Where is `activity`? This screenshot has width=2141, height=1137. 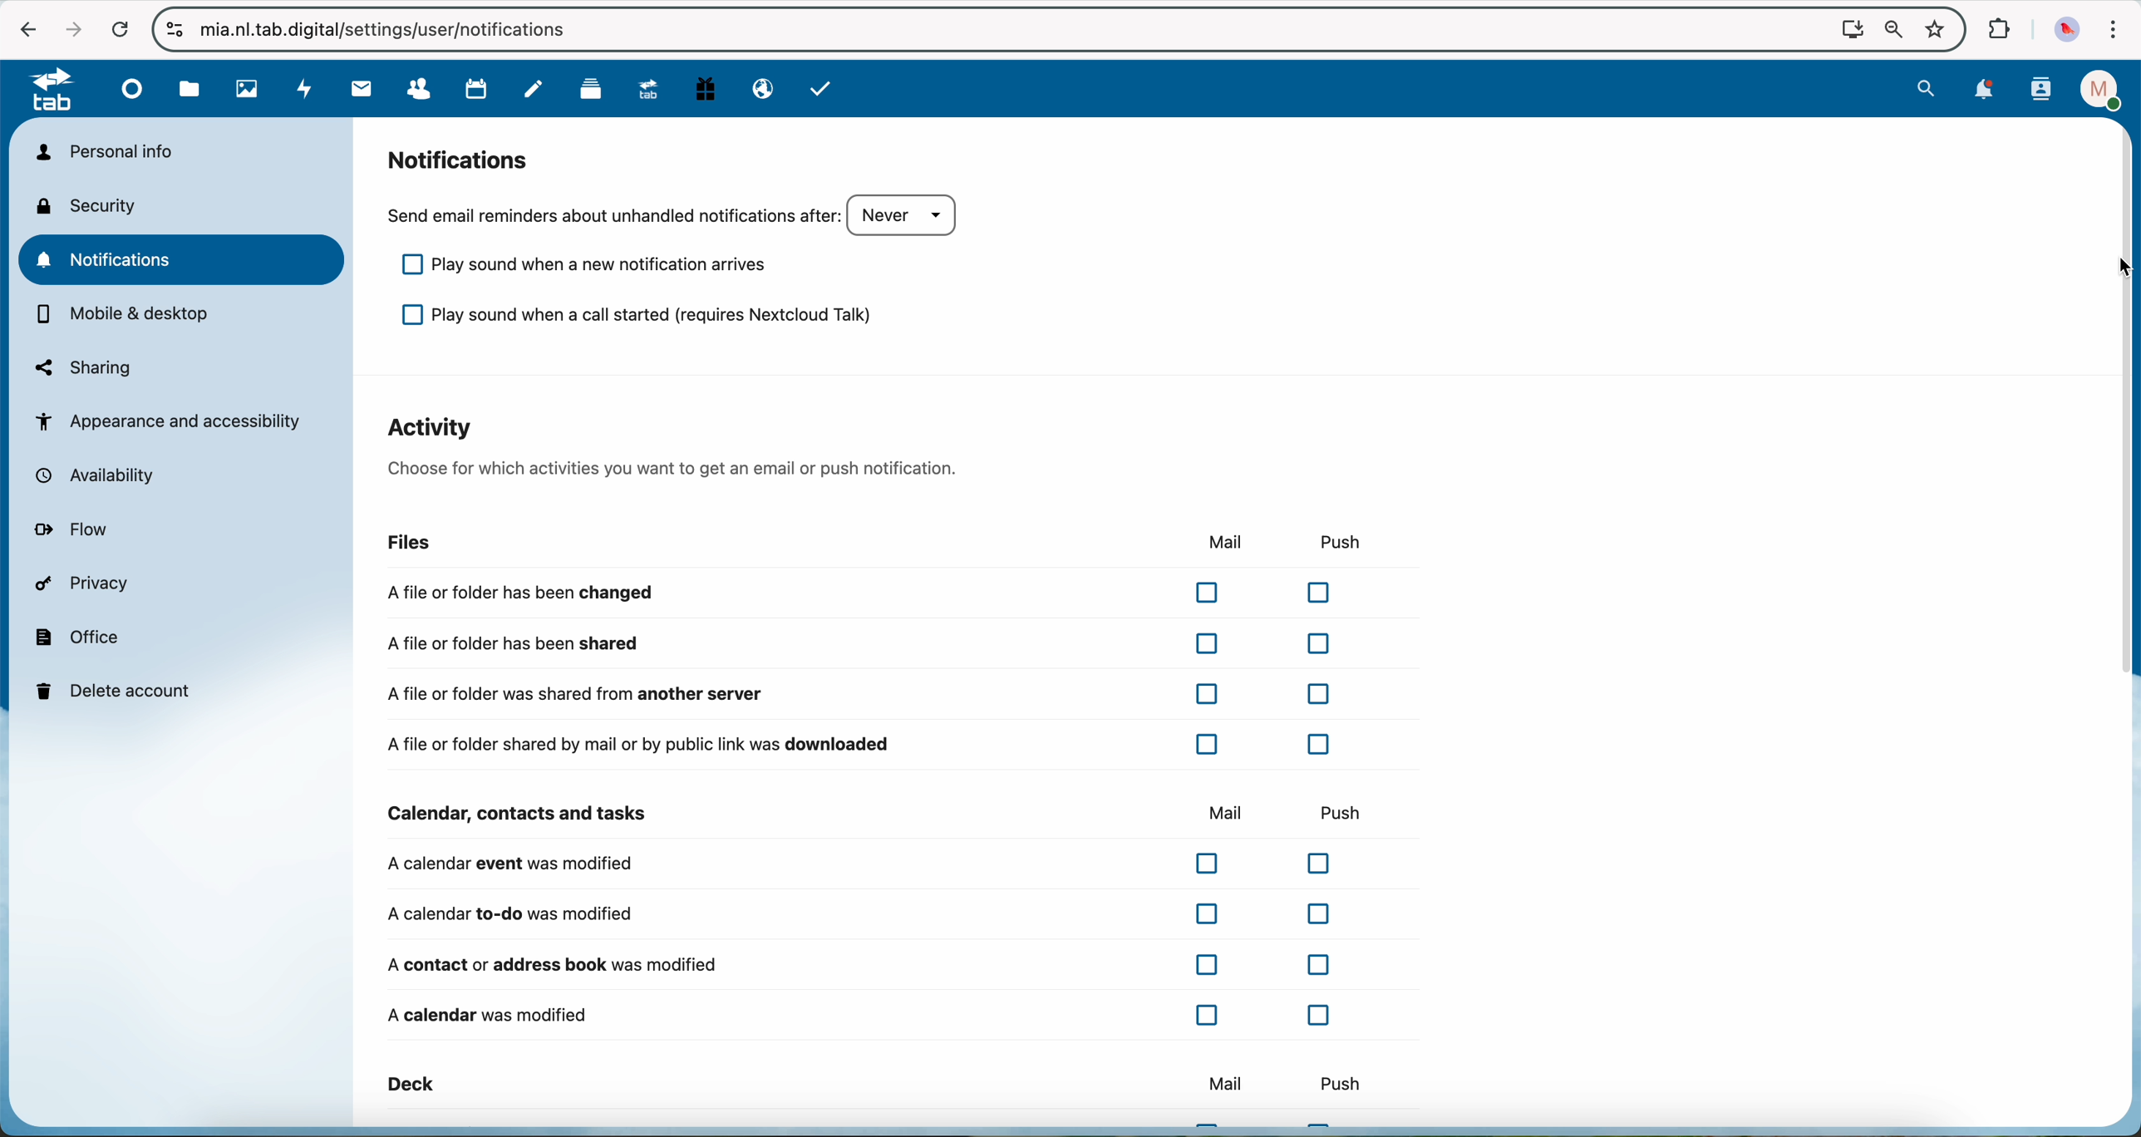 activity is located at coordinates (674, 447).